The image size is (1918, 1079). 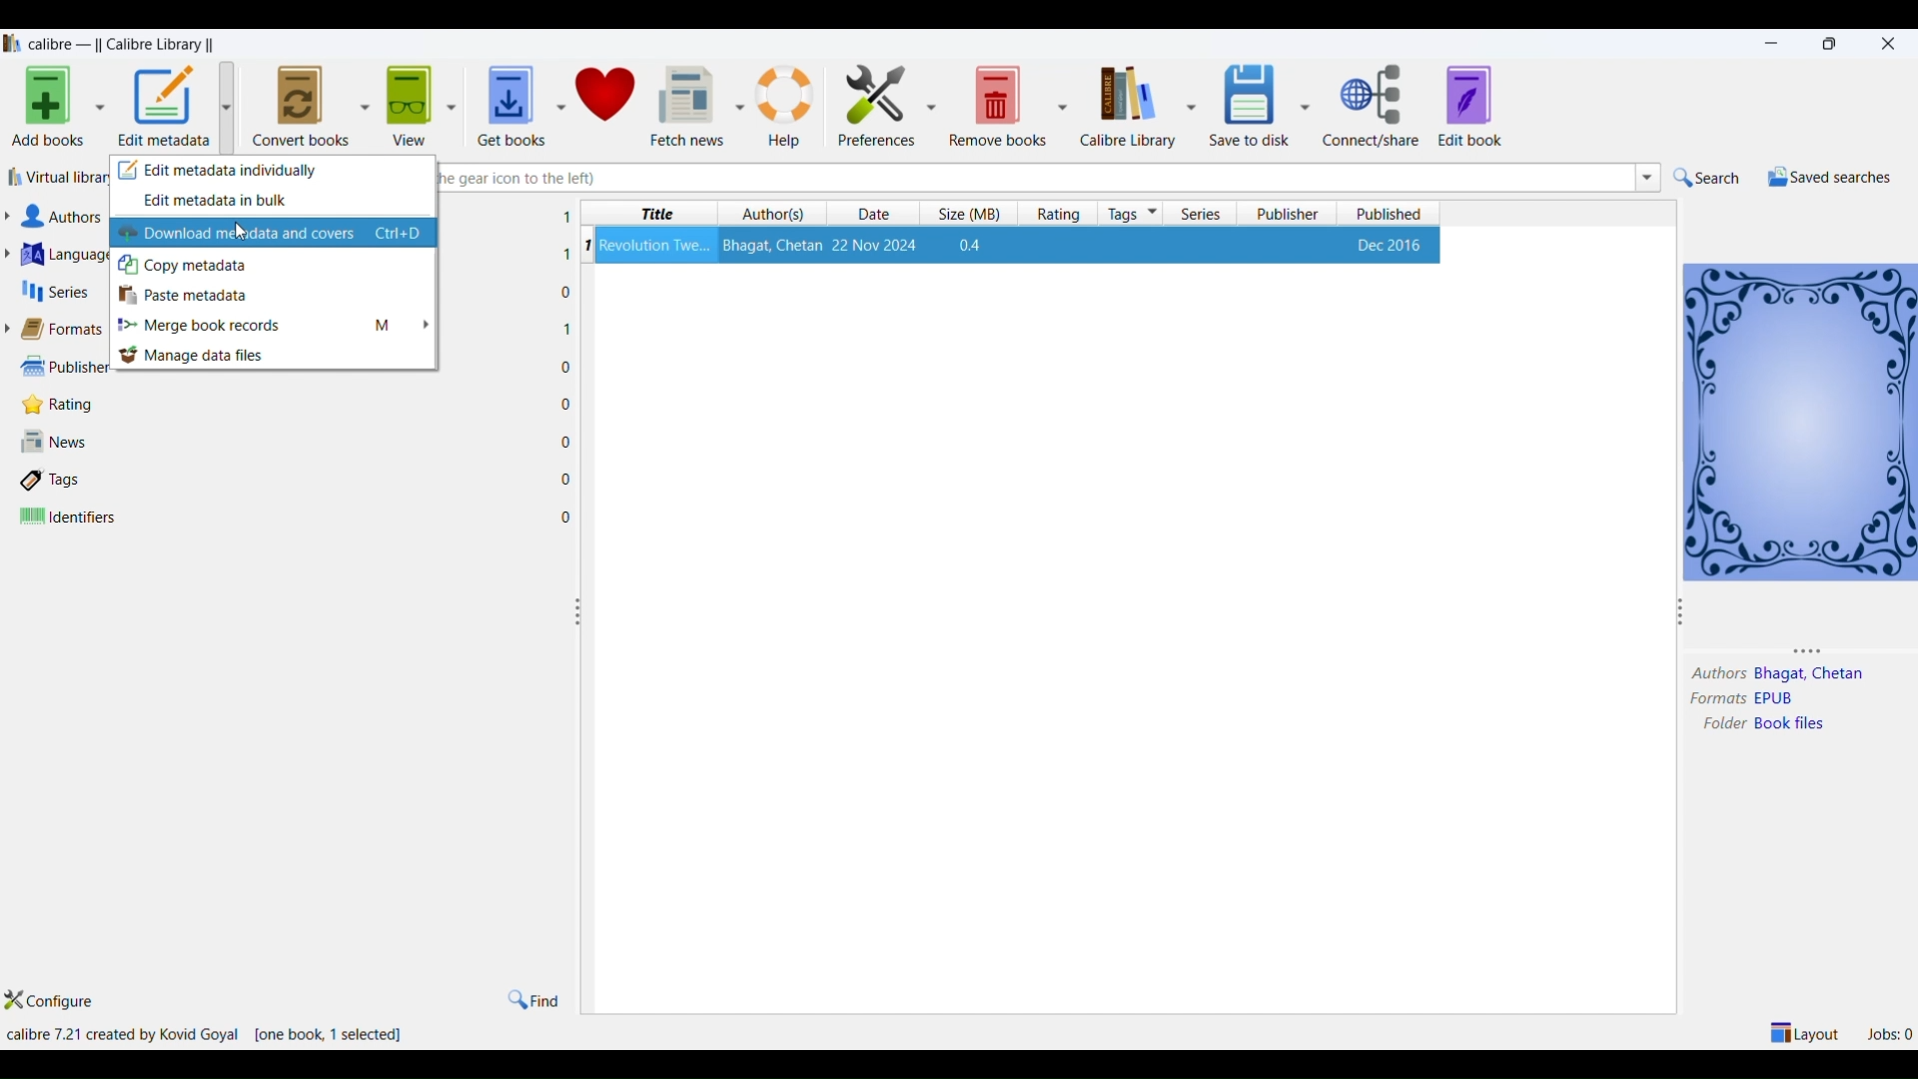 I want to click on 0, so click(x=566, y=293).